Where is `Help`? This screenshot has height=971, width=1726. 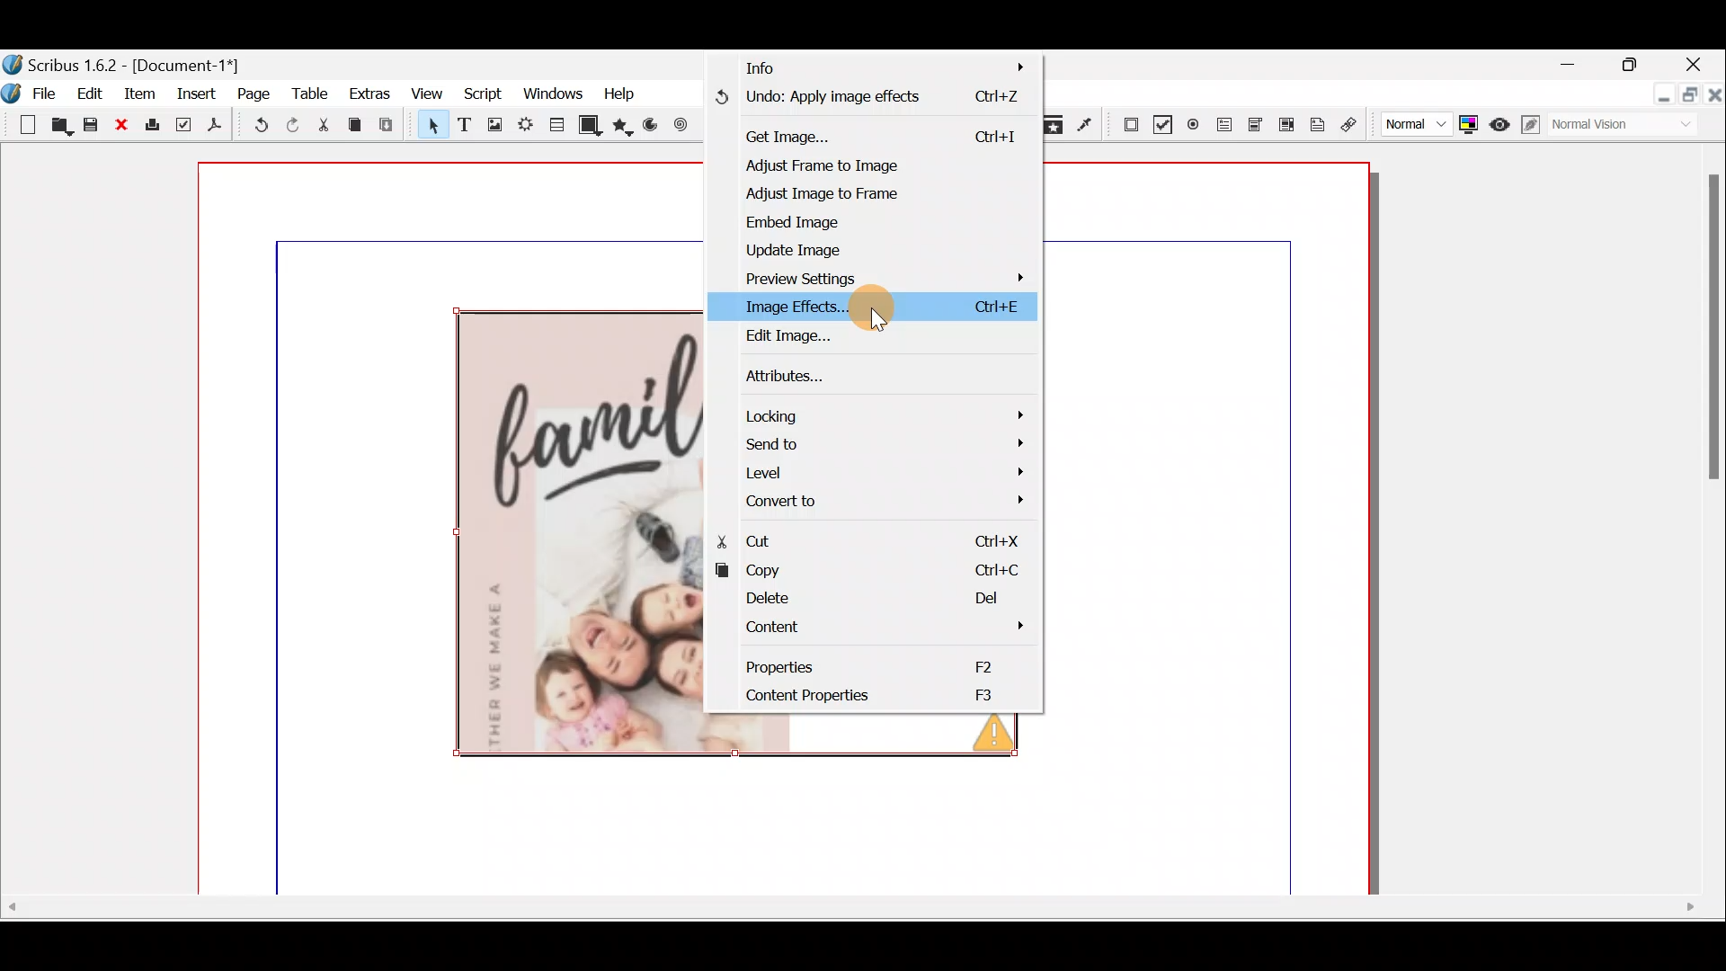 Help is located at coordinates (629, 96).